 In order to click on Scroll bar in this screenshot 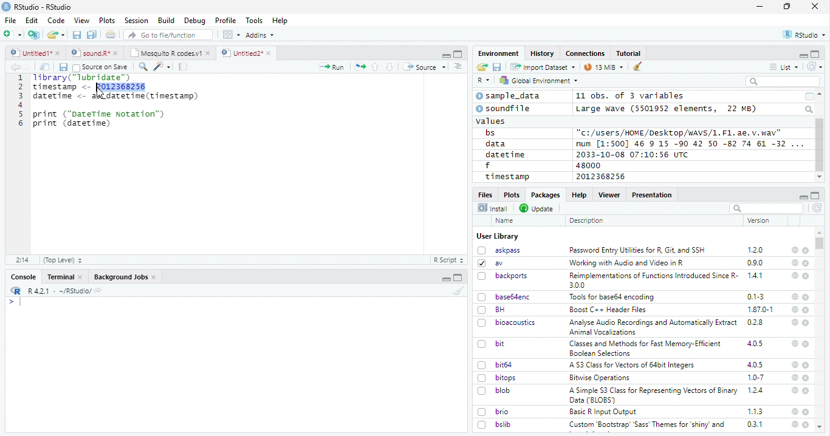, I will do `click(820, 145)`.